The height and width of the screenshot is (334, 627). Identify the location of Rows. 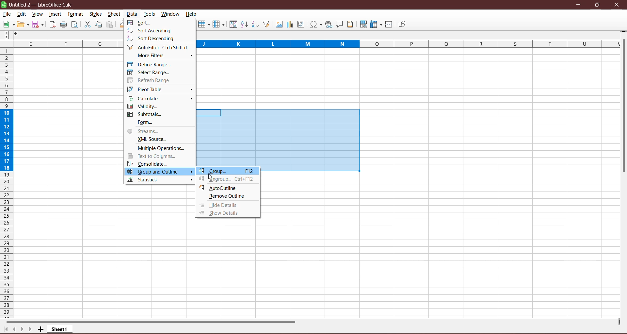
(203, 25).